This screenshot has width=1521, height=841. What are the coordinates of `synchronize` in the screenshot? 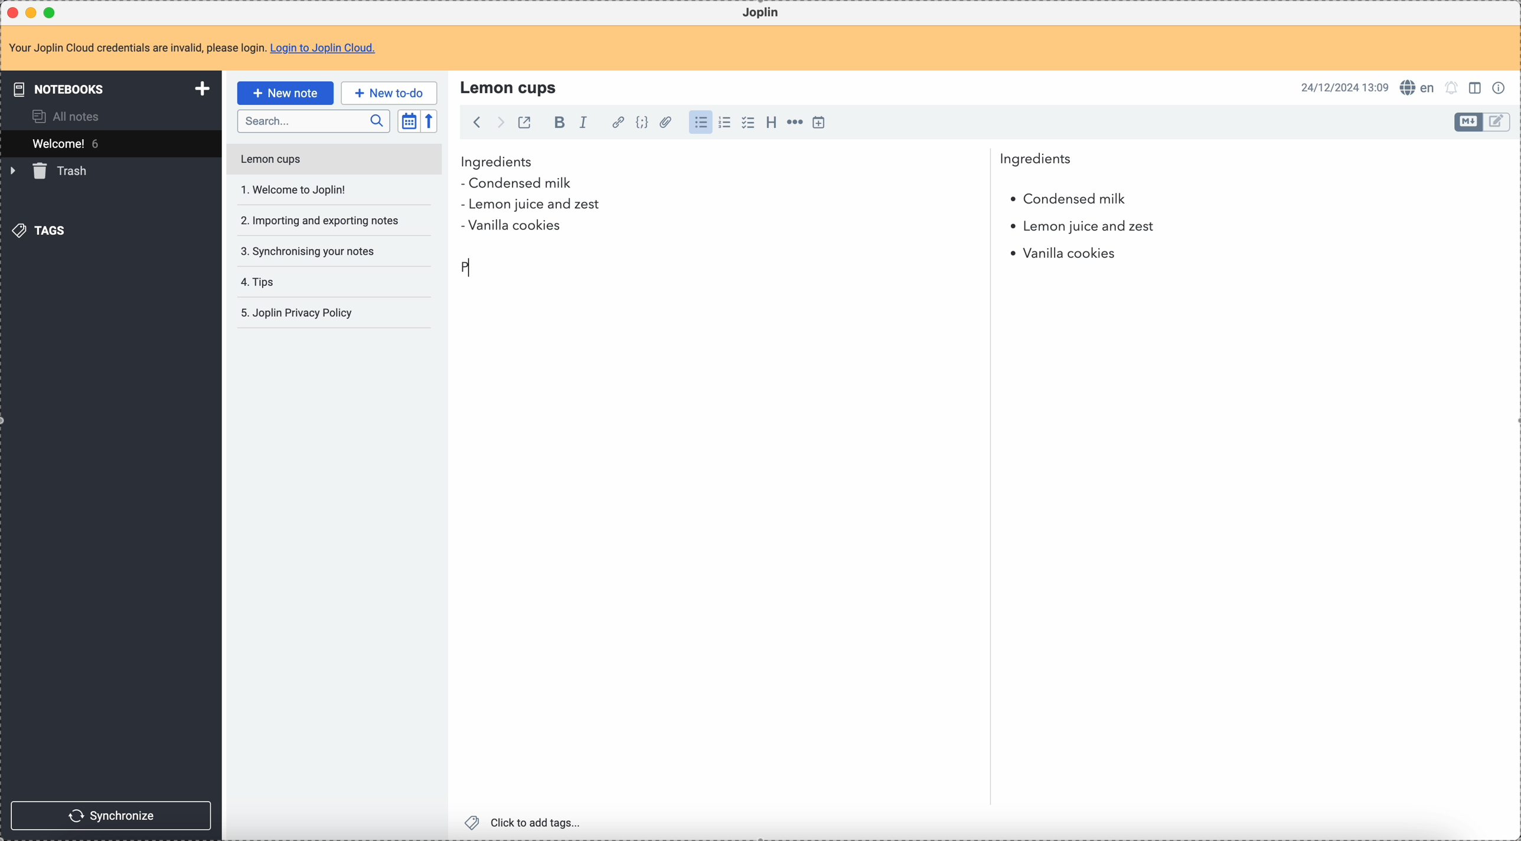 It's located at (112, 816).